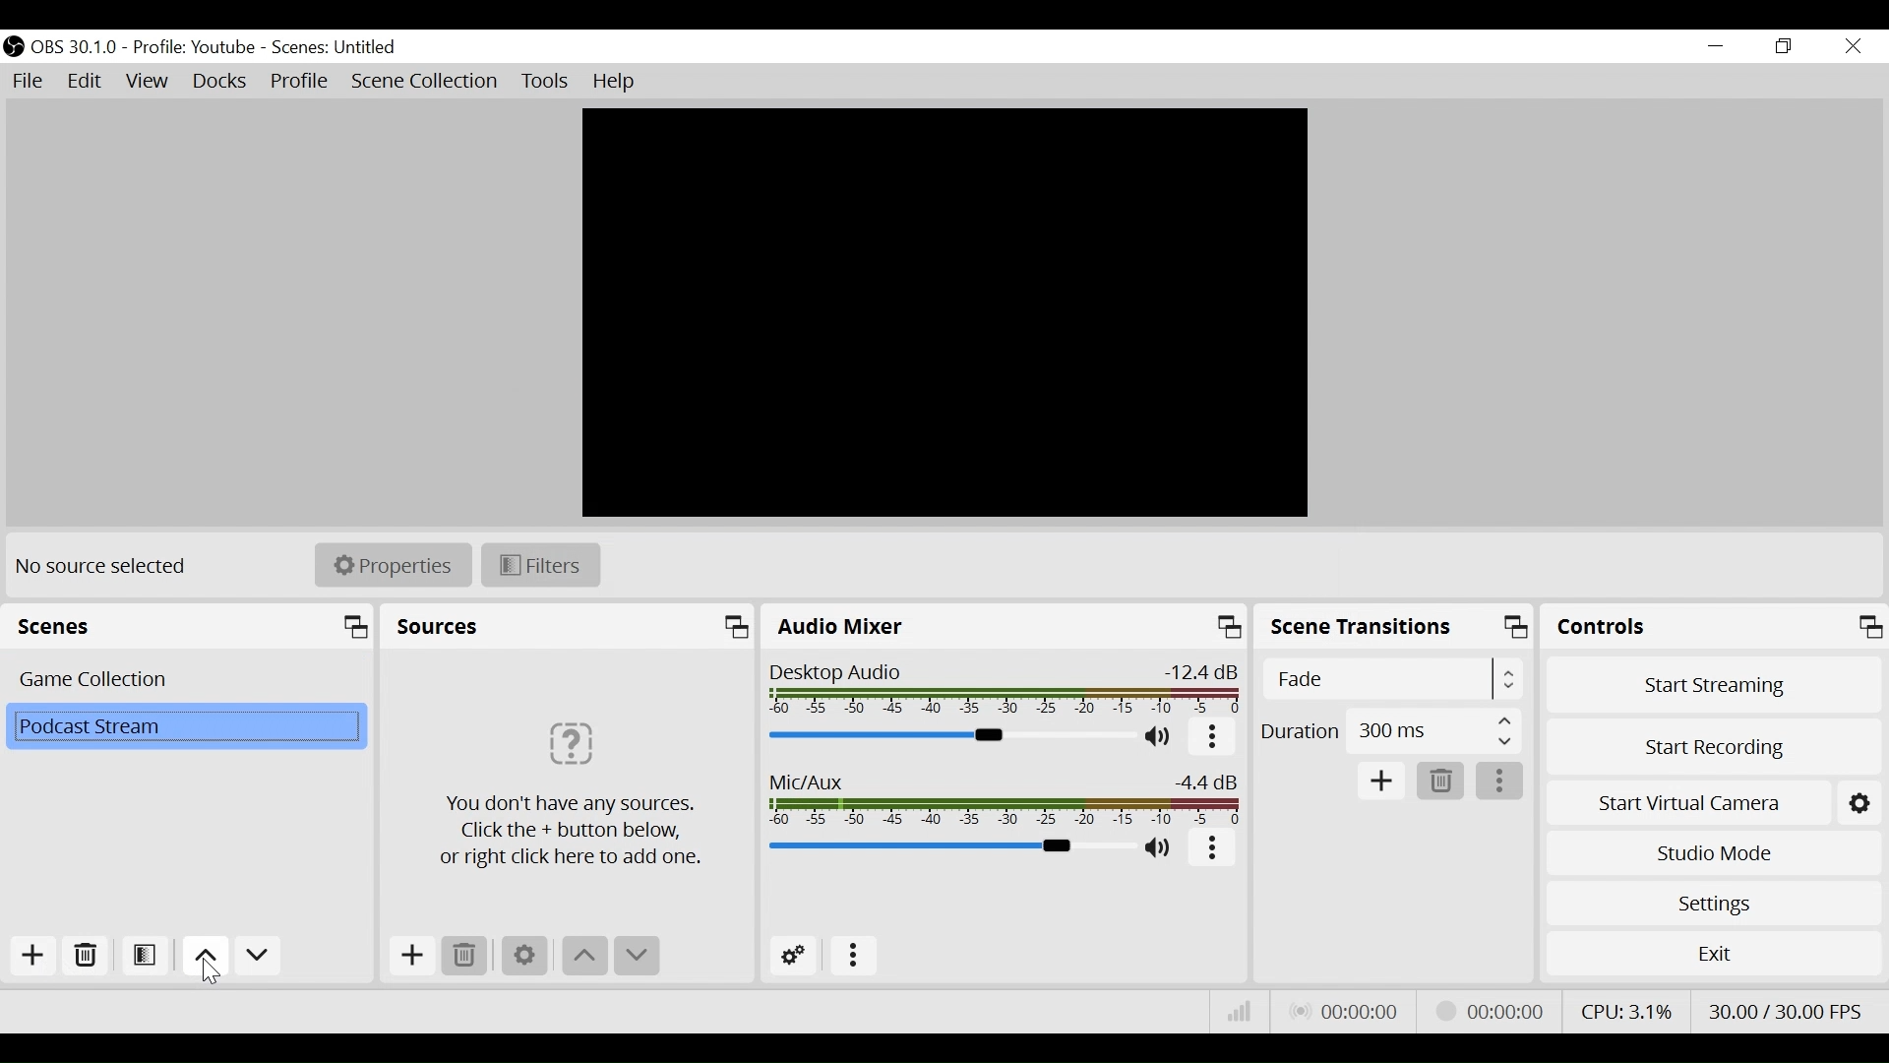 The height and width of the screenshot is (1063, 1889). I want to click on OBS Desktop Icon, so click(13, 46).